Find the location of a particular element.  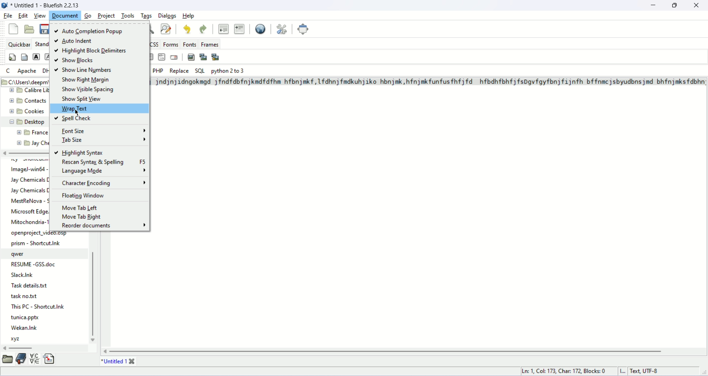

dialogs is located at coordinates (167, 15).